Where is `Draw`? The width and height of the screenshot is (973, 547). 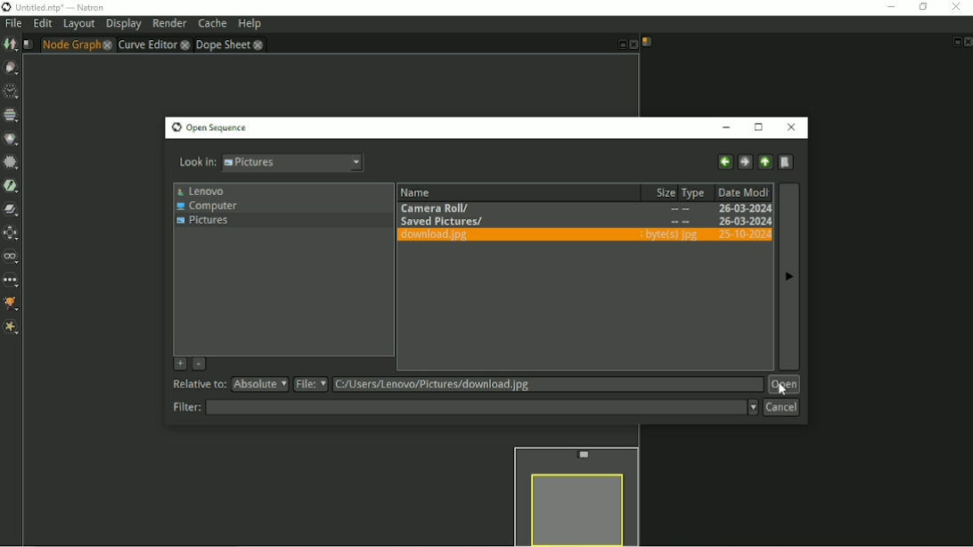
Draw is located at coordinates (12, 68).